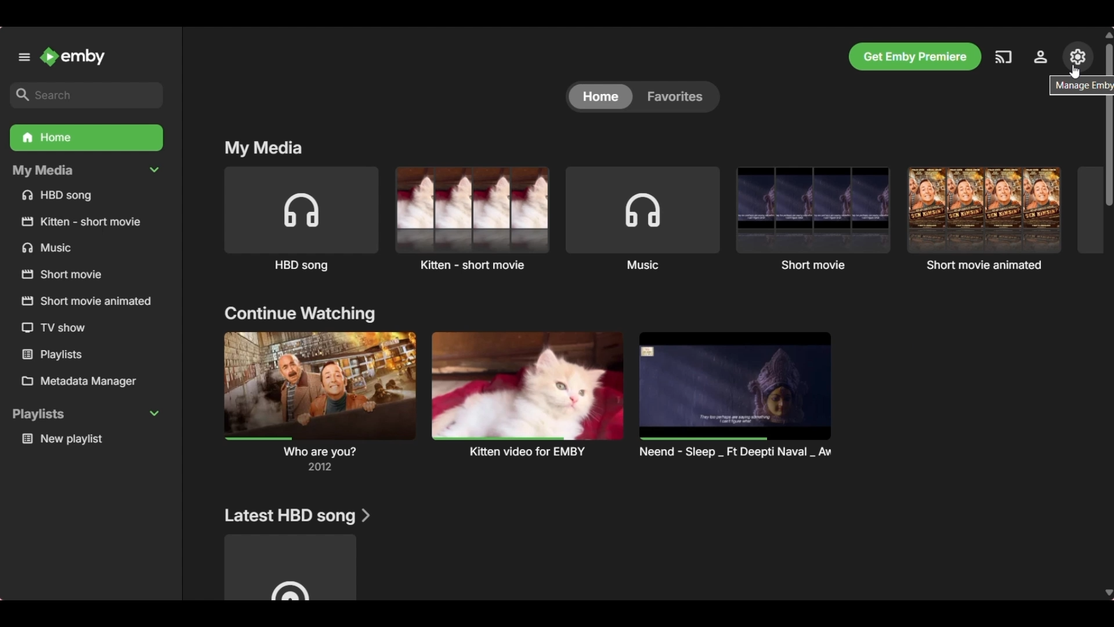 This screenshot has height=627, width=1114. I want to click on cursor, so click(1073, 72).